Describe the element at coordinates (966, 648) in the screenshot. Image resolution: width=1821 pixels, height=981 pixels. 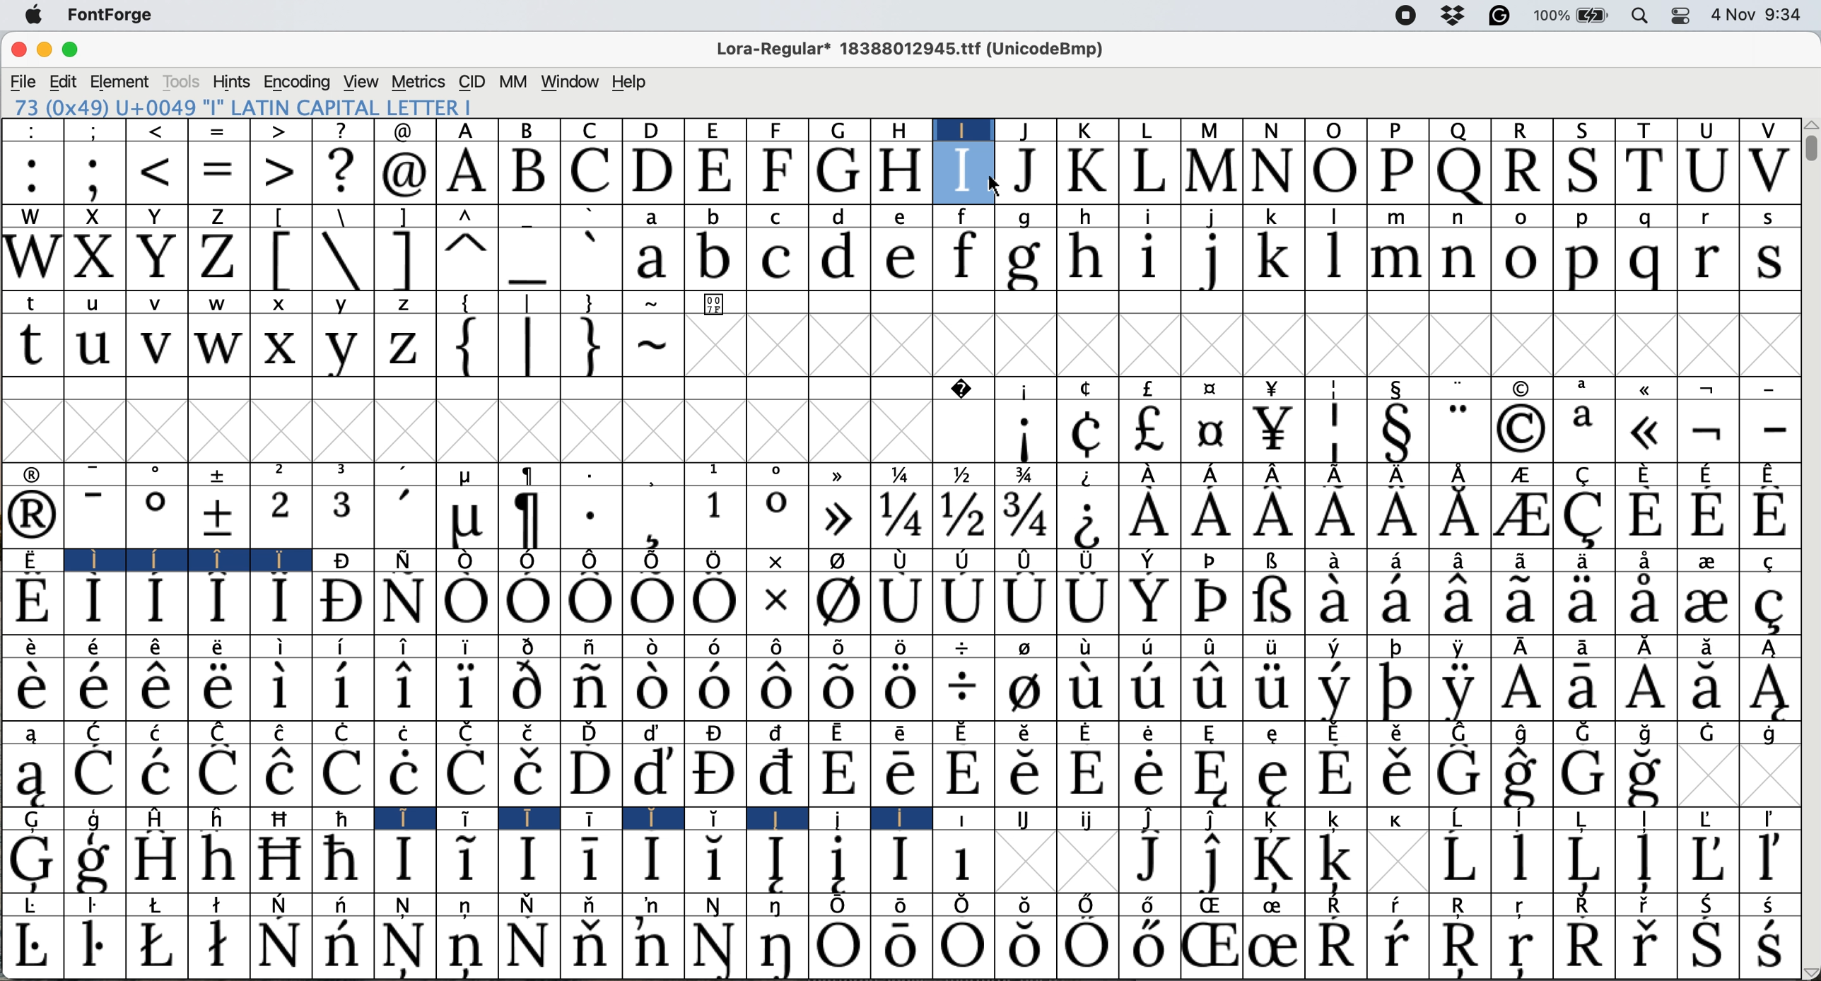
I see `/` at that location.